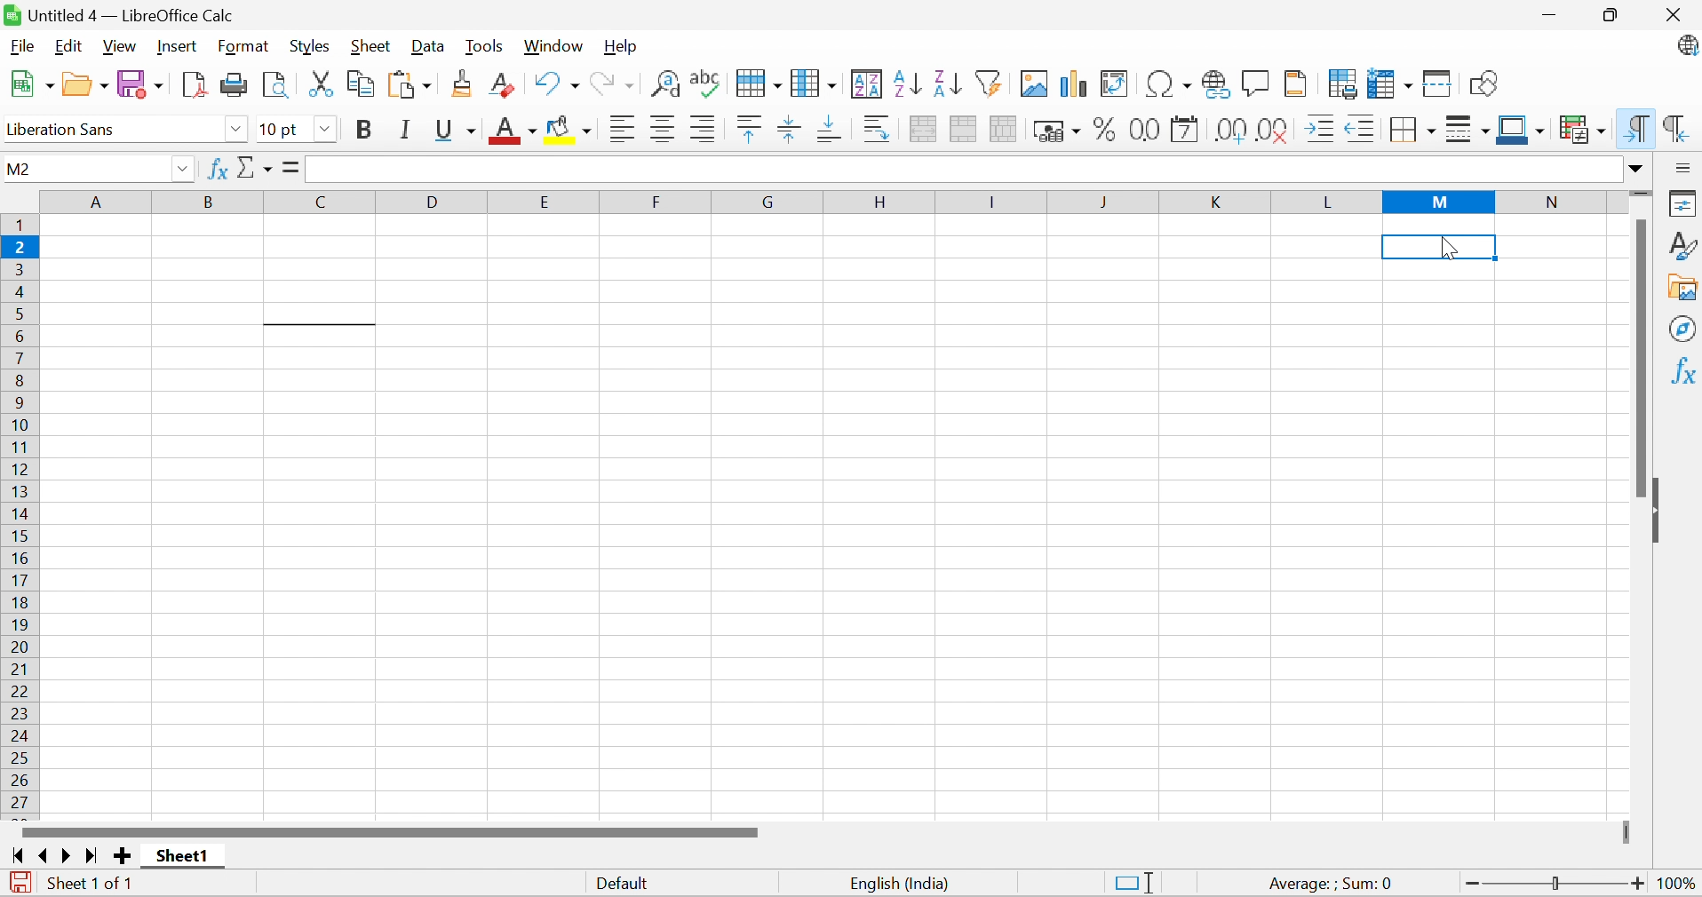  Describe the element at coordinates (44, 854) in the screenshot. I see `Scroll to previous sheet` at that location.